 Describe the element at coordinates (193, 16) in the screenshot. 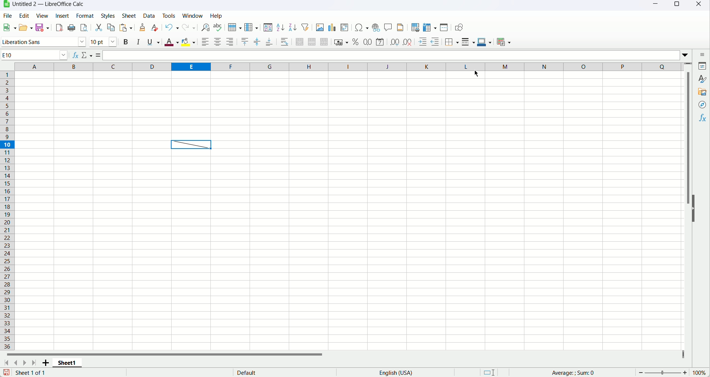

I see `Window` at that location.